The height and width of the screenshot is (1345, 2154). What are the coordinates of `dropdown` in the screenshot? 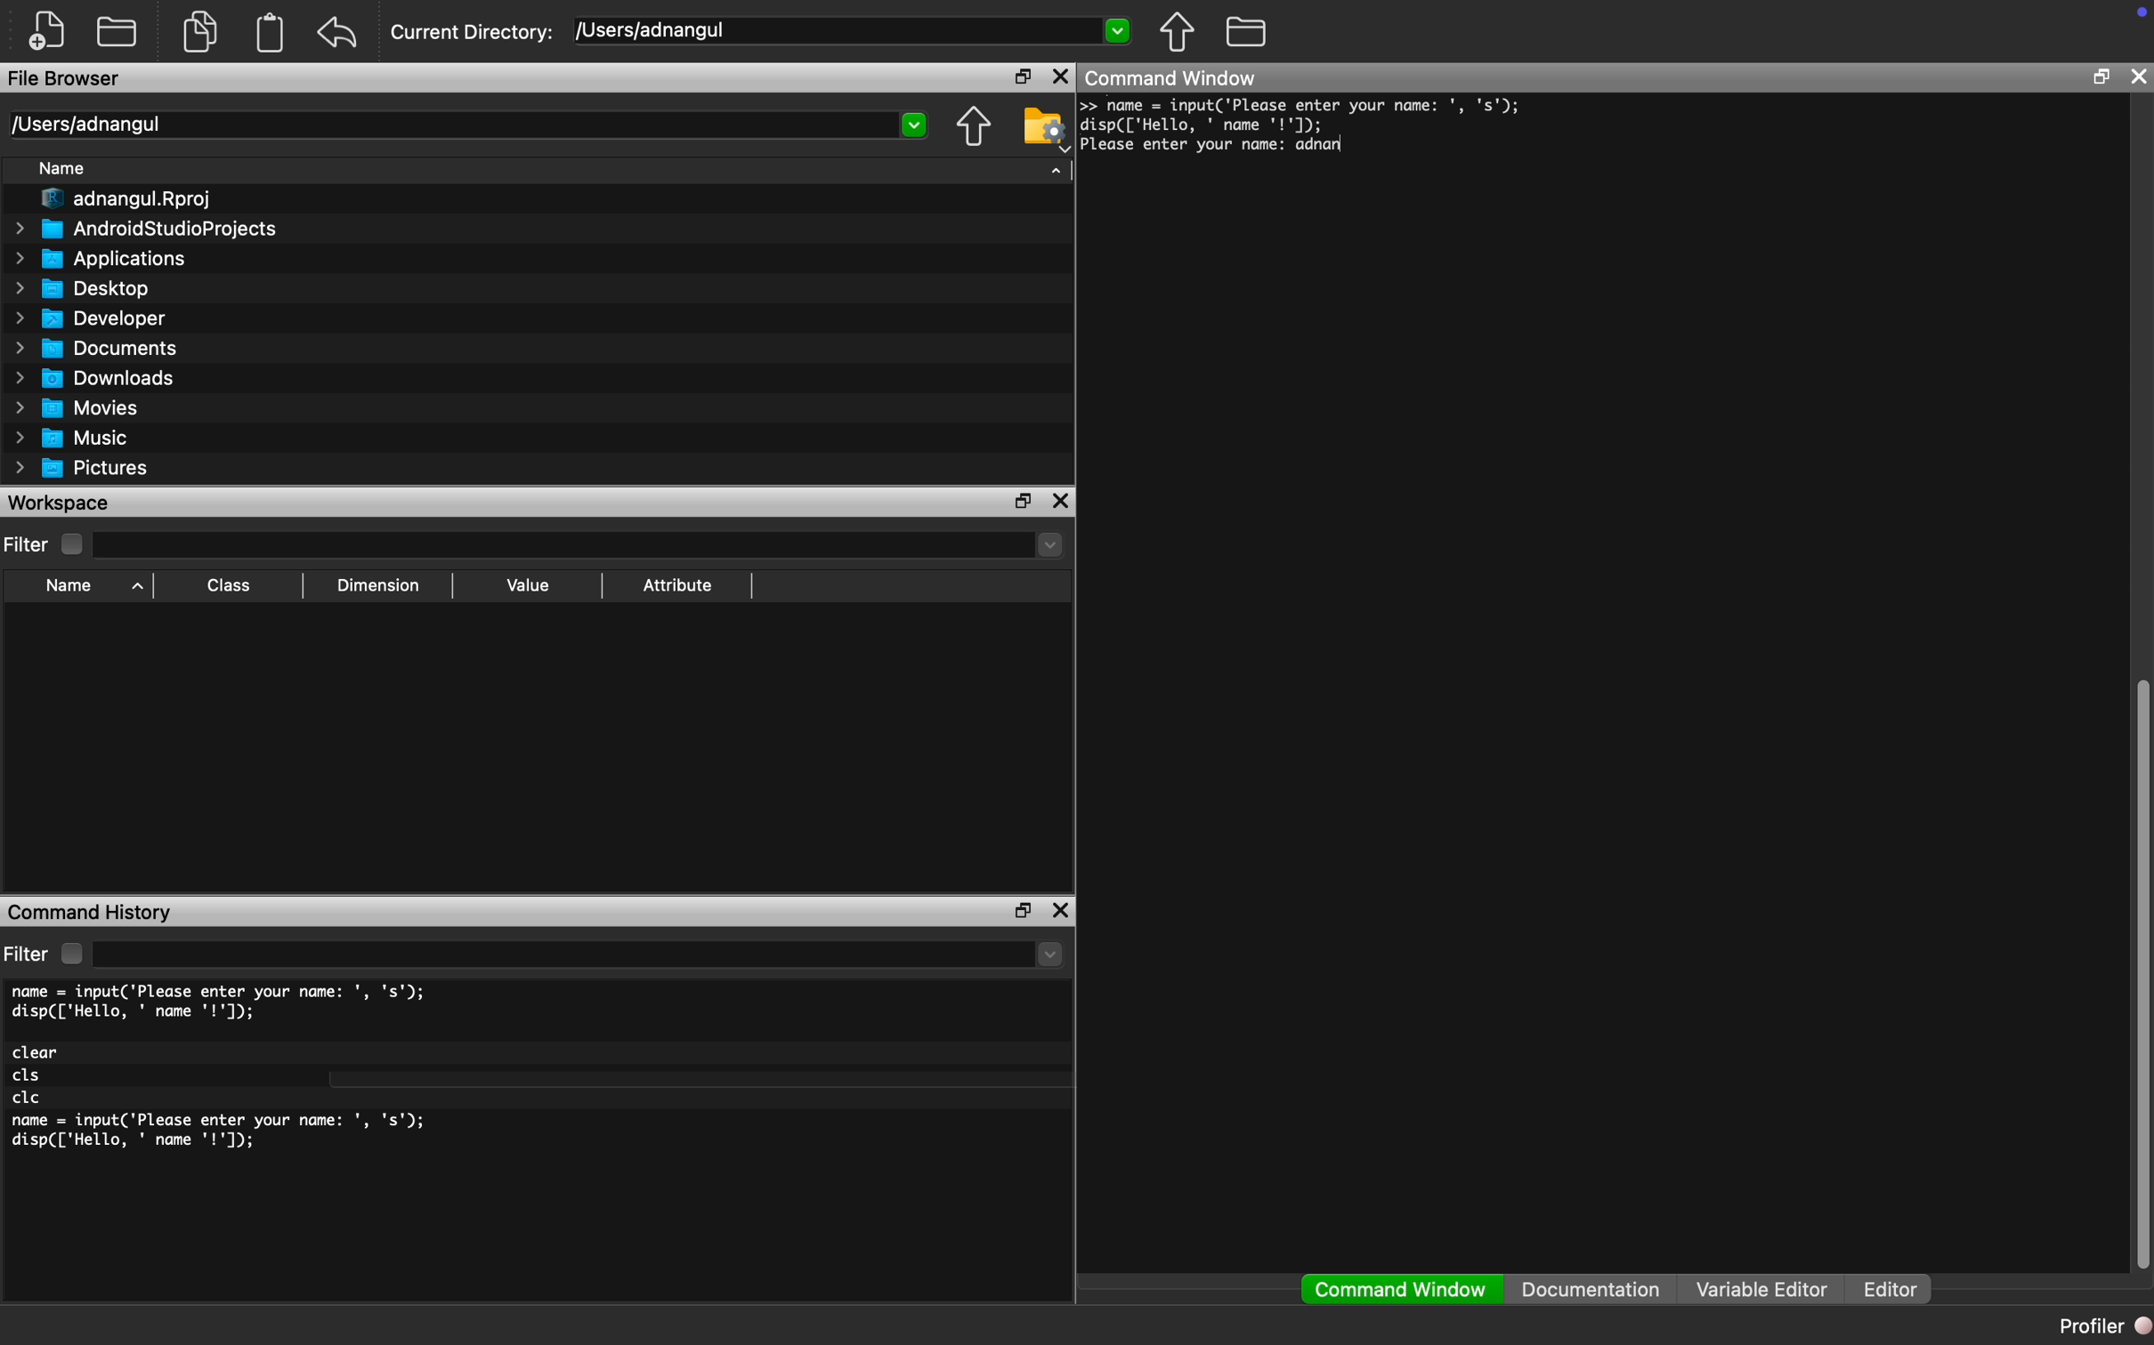 It's located at (1047, 544).